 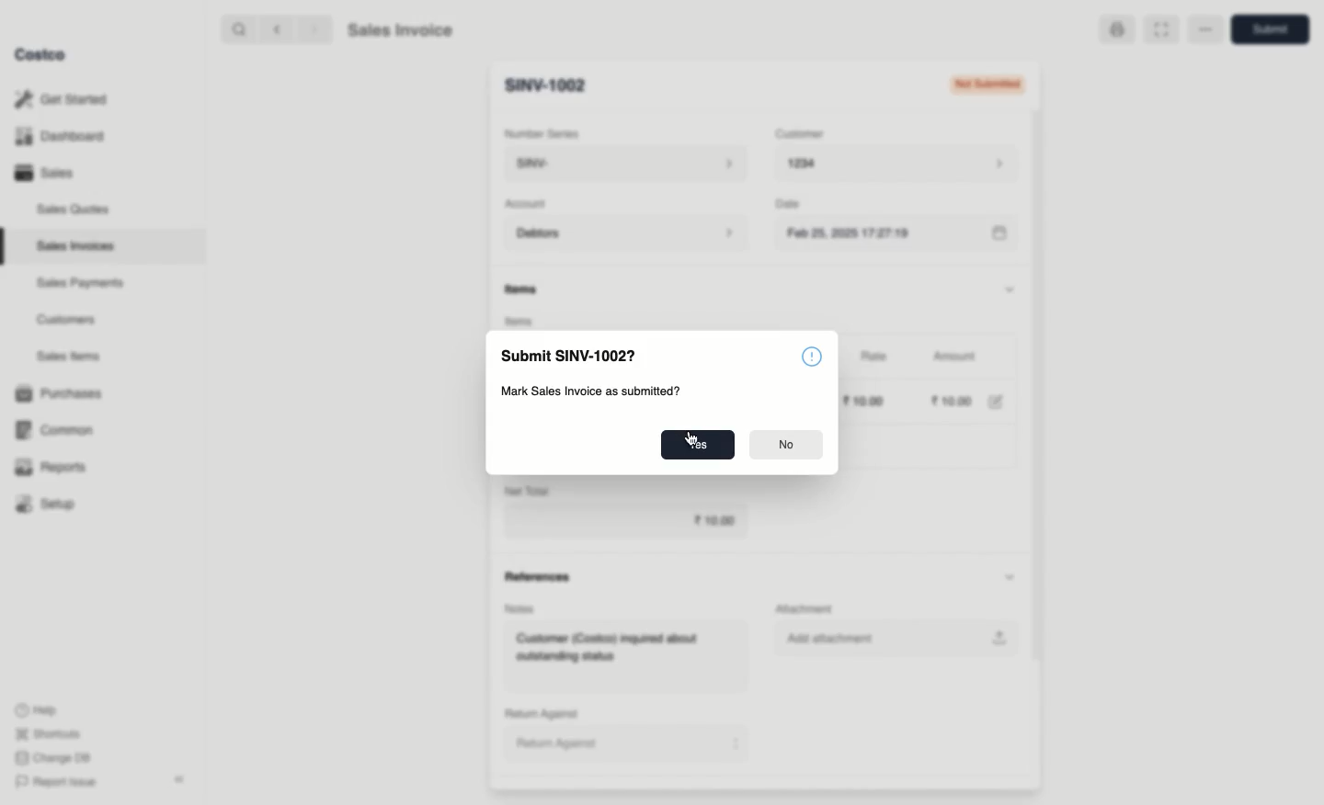 I want to click on Customer, so click(x=805, y=135).